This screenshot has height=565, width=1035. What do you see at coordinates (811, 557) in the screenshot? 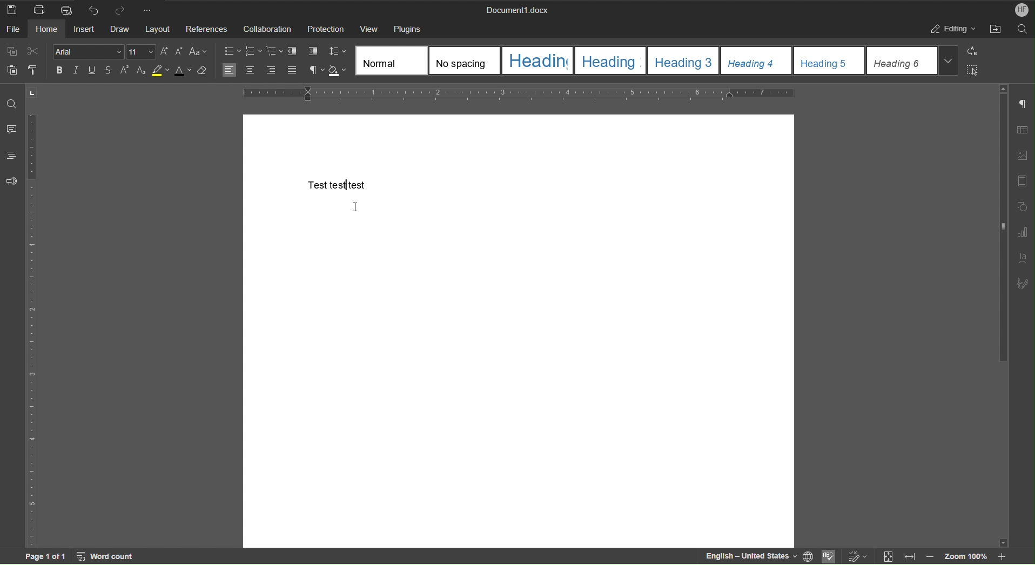
I see `Language` at bounding box center [811, 557].